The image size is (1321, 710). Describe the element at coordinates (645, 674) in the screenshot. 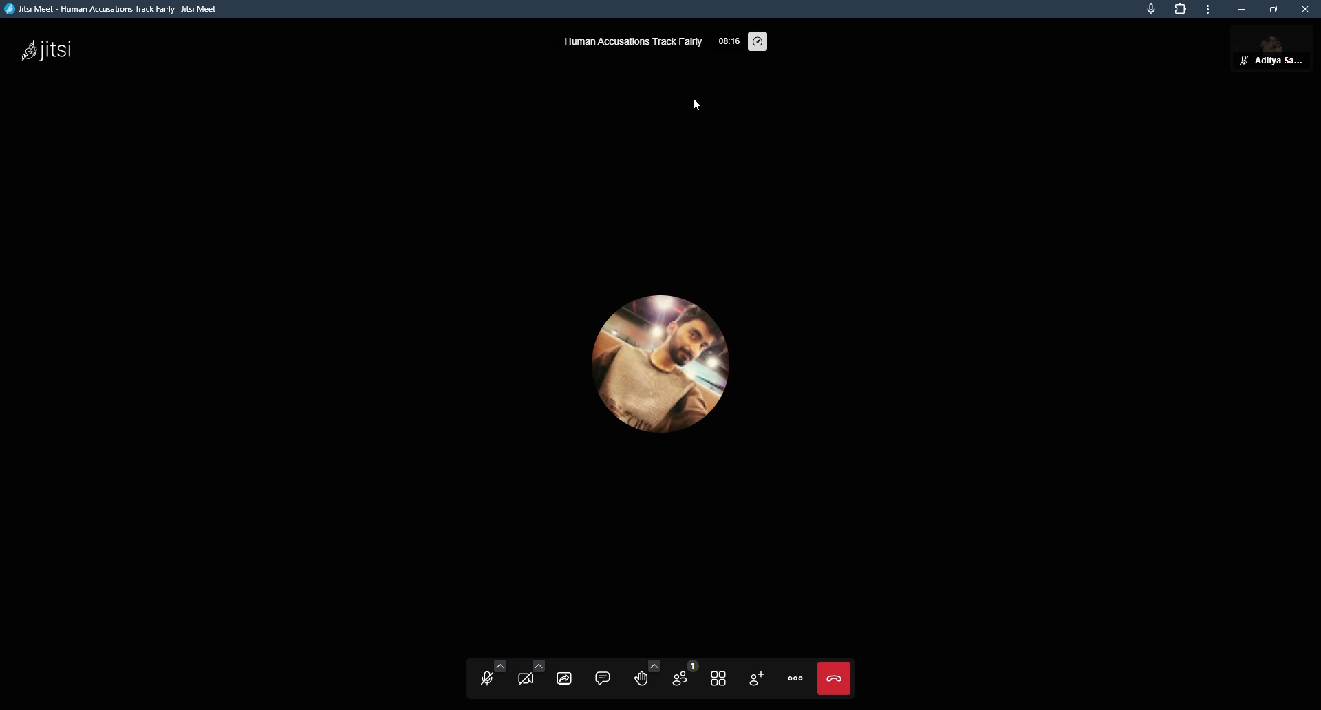

I see `reactions` at that location.